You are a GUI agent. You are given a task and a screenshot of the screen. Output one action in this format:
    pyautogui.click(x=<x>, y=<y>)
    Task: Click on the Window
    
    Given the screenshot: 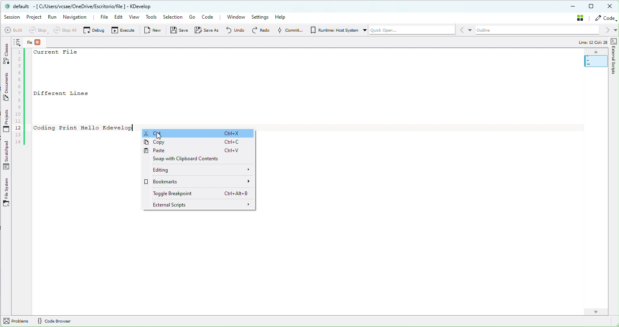 What is the action you would take?
    pyautogui.click(x=234, y=18)
    